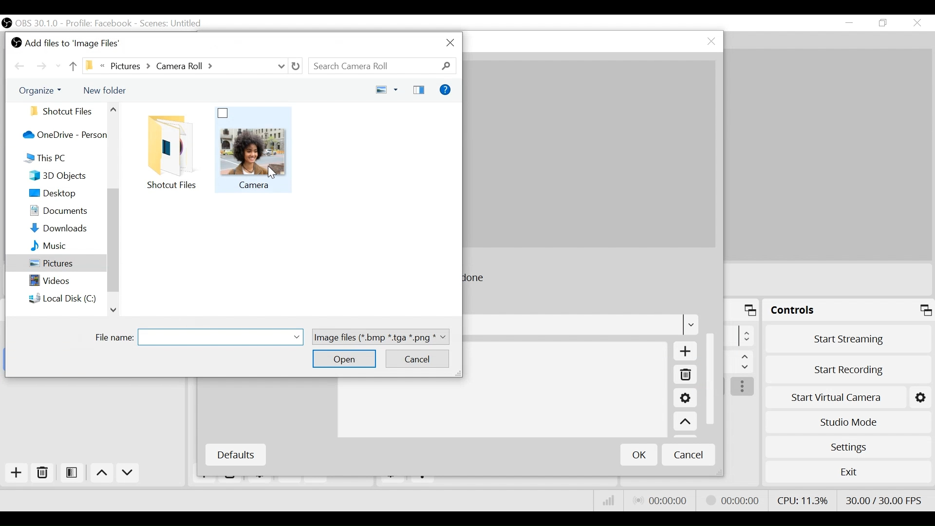 This screenshot has width=935, height=526. I want to click on Help, so click(447, 89).